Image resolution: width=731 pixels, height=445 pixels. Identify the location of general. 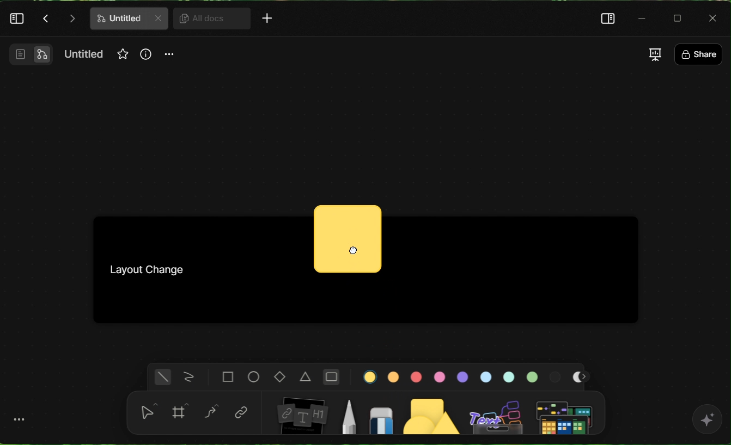
(161, 378).